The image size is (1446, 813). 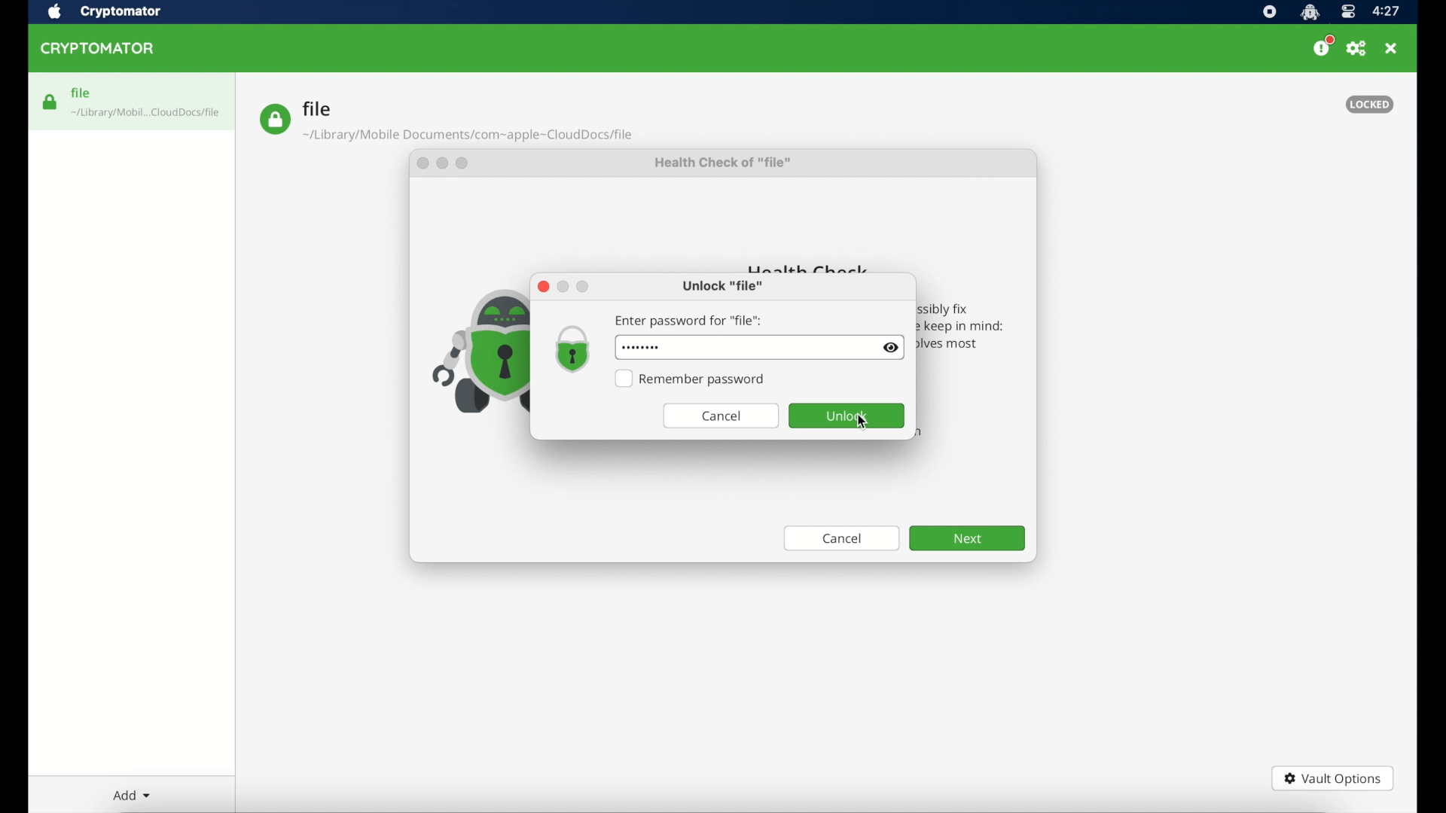 What do you see at coordinates (863, 424) in the screenshot?
I see `cursor` at bounding box center [863, 424].